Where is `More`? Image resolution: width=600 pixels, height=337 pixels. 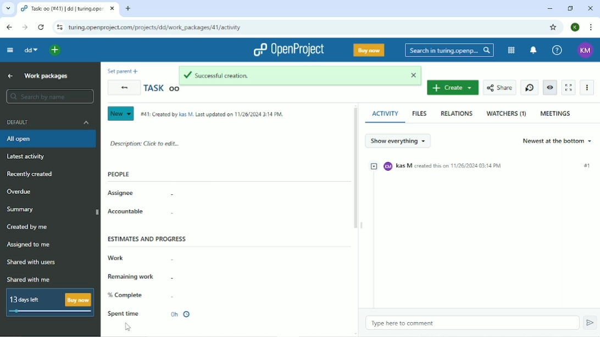
More is located at coordinates (587, 87).